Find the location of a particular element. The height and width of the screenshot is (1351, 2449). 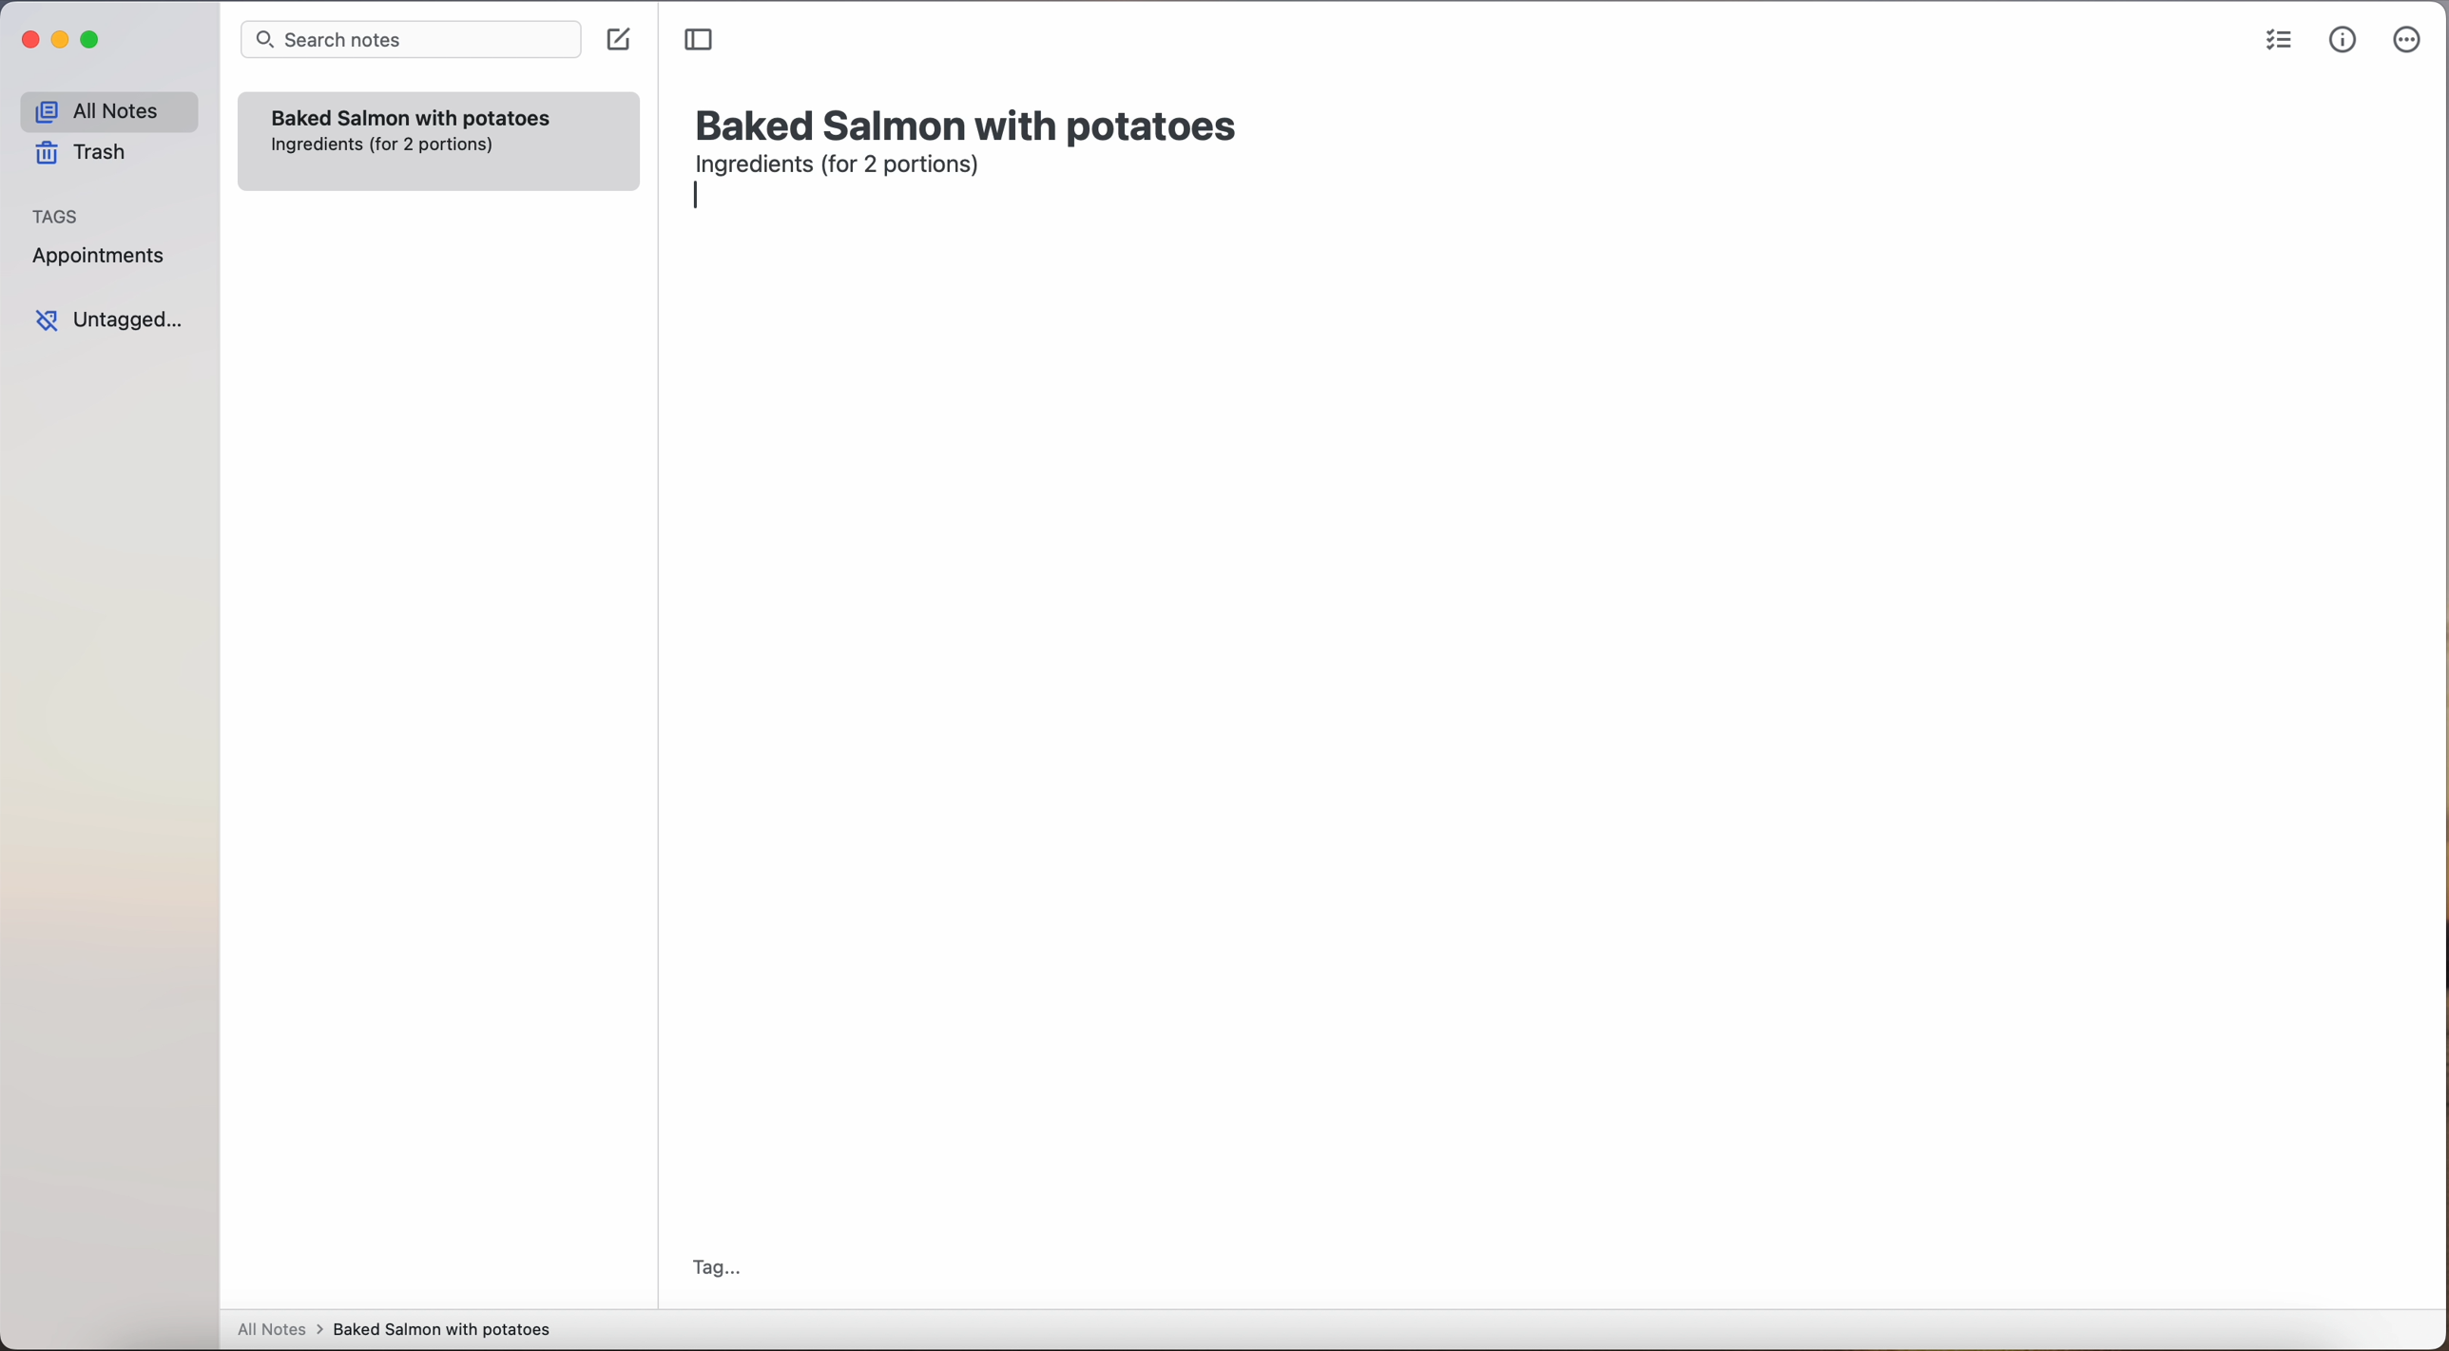

more options is located at coordinates (2411, 41).